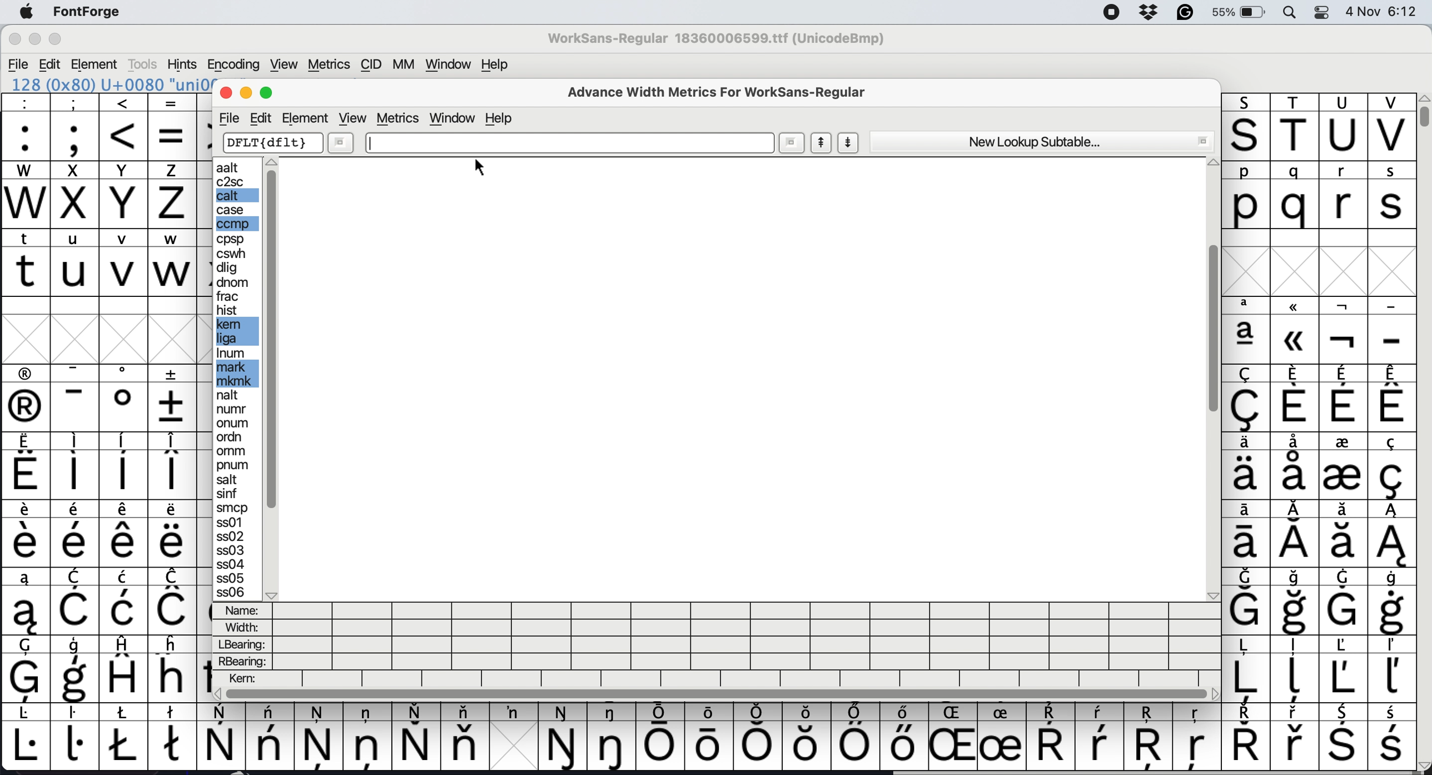 This screenshot has width=1432, height=775. I want to click on edit, so click(262, 118).